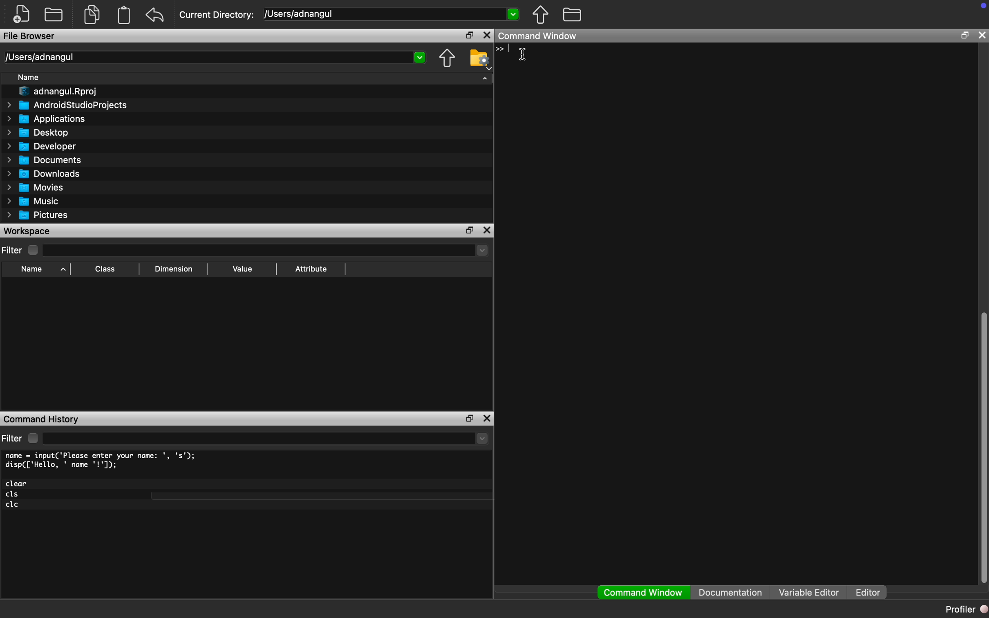 The width and height of the screenshot is (989, 618). Describe the element at coordinates (67, 105) in the screenshot. I see `AndroidStudioProjects` at that location.